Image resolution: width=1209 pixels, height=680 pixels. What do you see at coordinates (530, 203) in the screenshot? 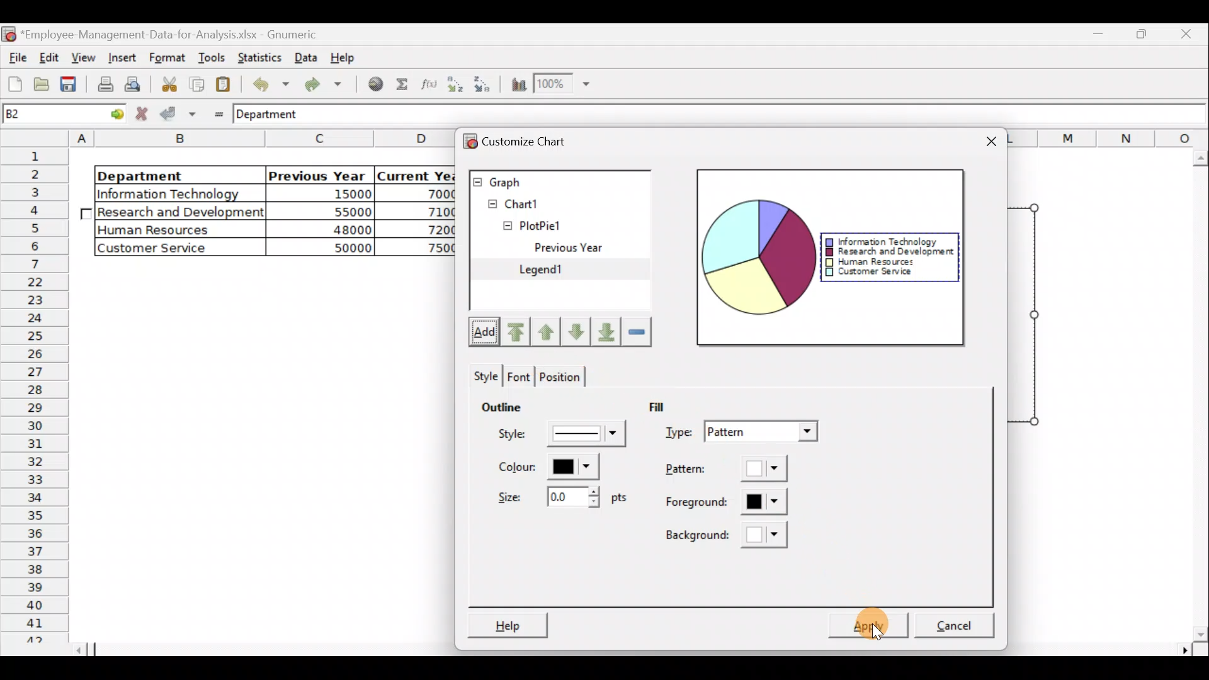
I see `Chart1` at bounding box center [530, 203].